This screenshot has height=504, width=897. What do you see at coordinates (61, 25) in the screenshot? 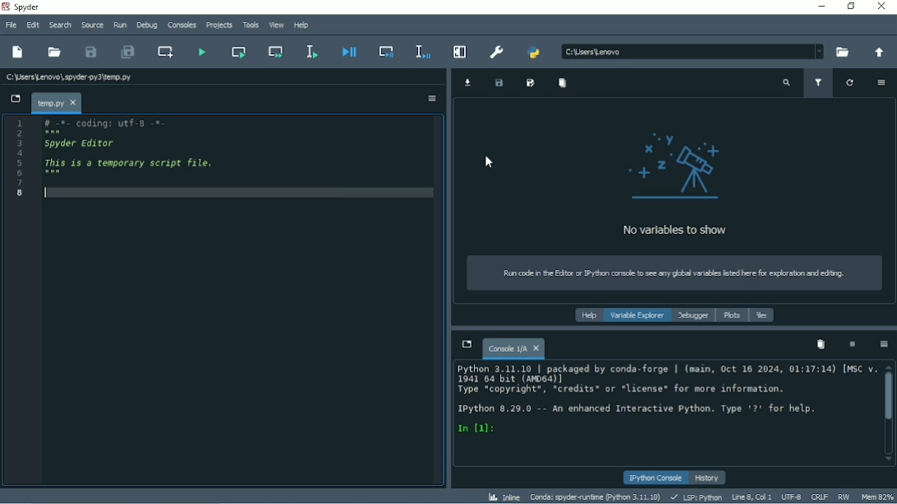
I see `Search` at bounding box center [61, 25].